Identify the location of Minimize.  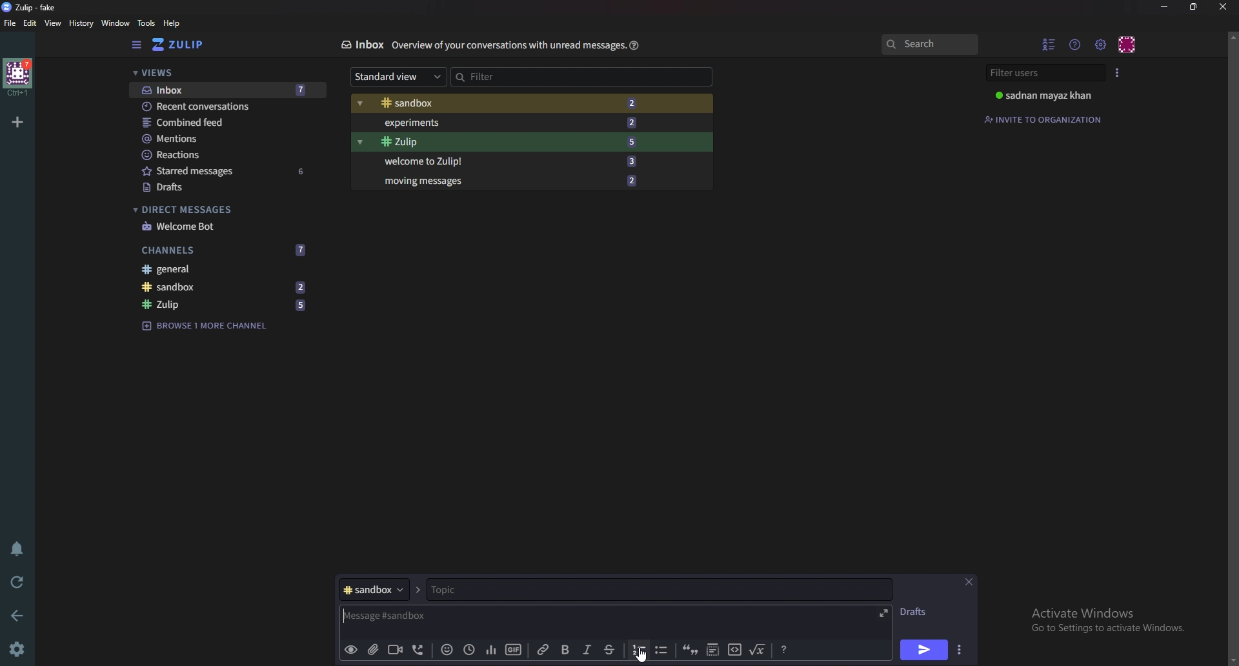
(1165, 6).